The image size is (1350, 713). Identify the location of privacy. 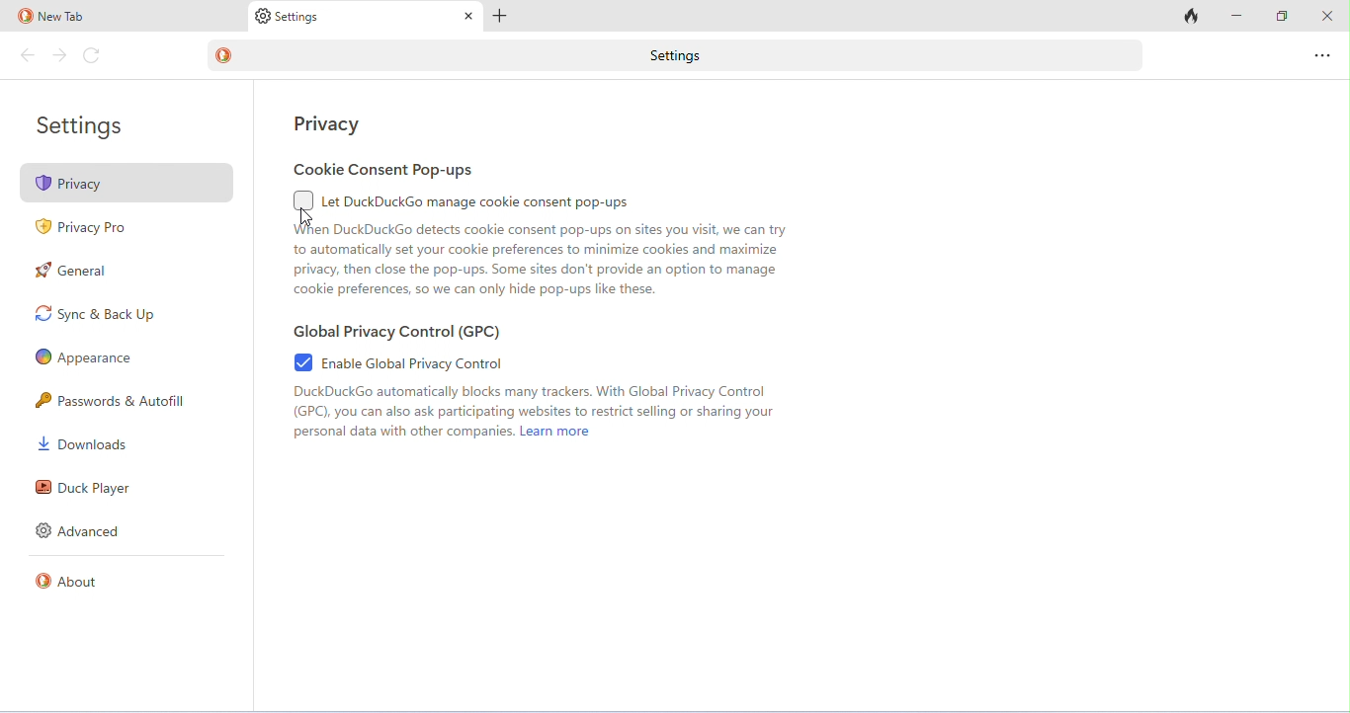
(127, 182).